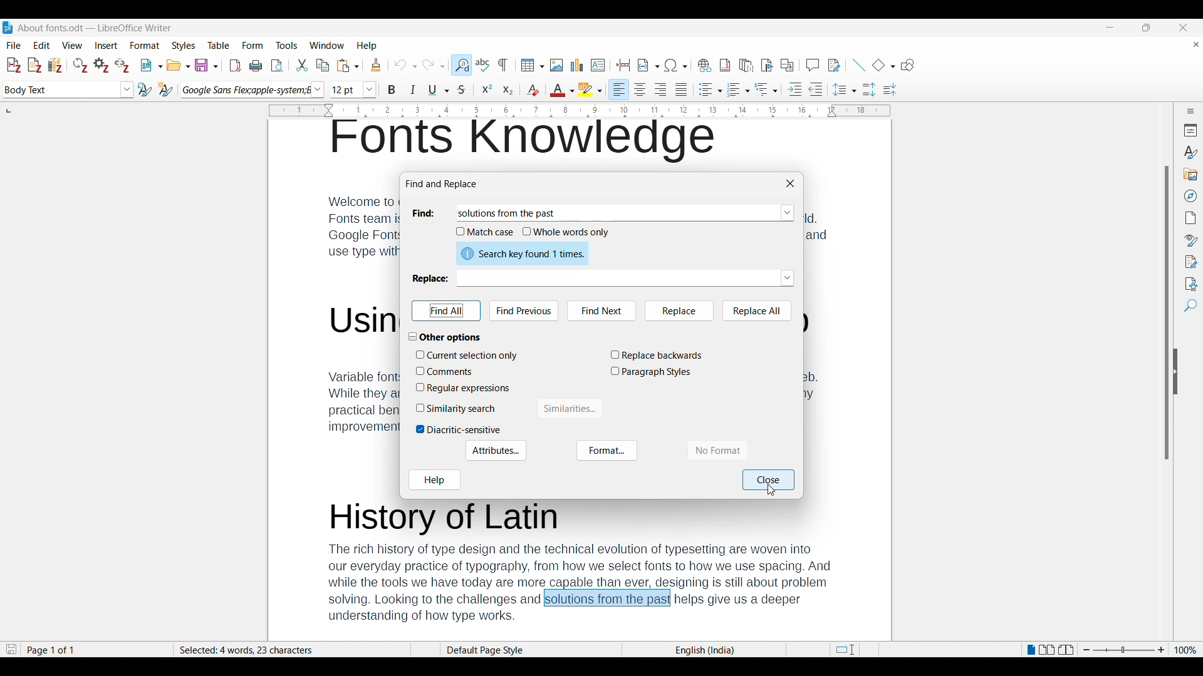  Describe the element at coordinates (710, 90) in the screenshot. I see `Toggle unordered list options` at that location.